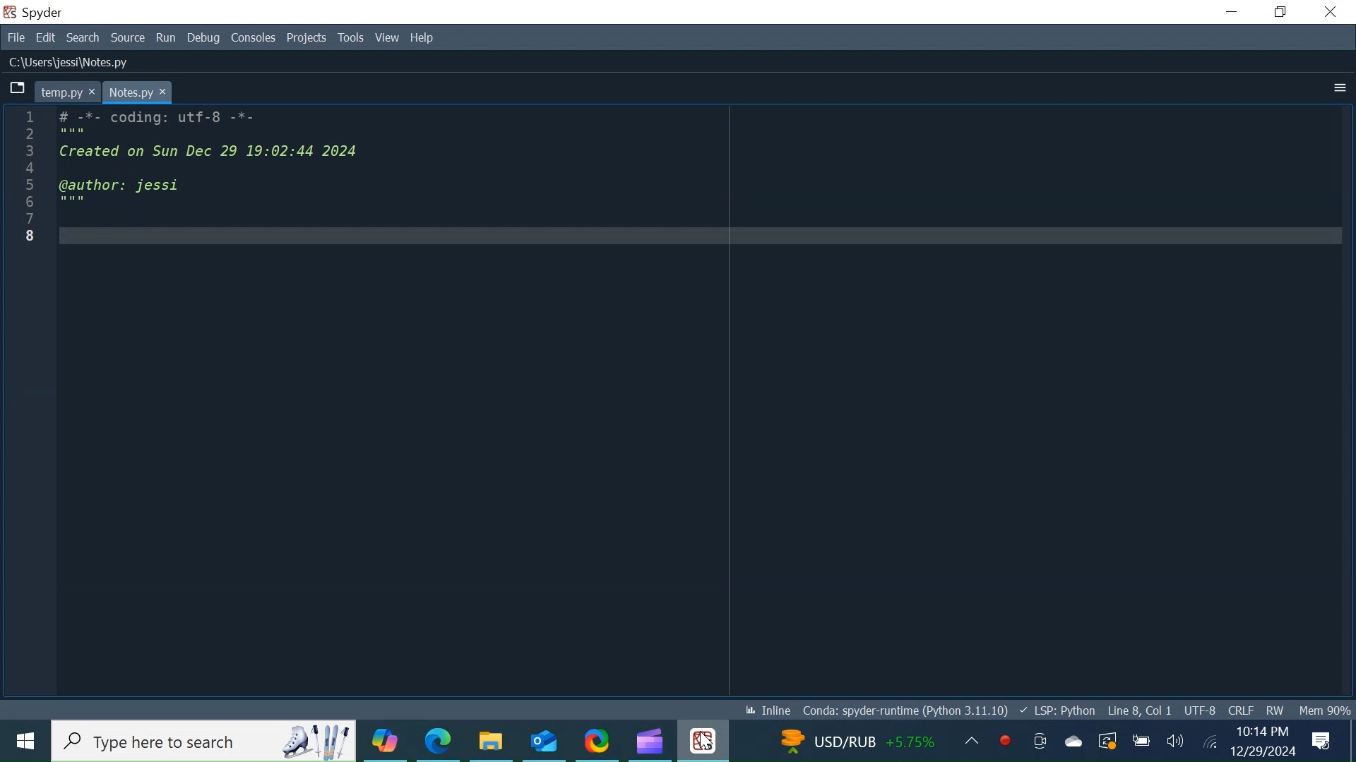 This screenshot has height=762, width=1356. What do you see at coordinates (906, 710) in the screenshot?
I see `Conda: spyder-runtime (Python 3.11.10)` at bounding box center [906, 710].